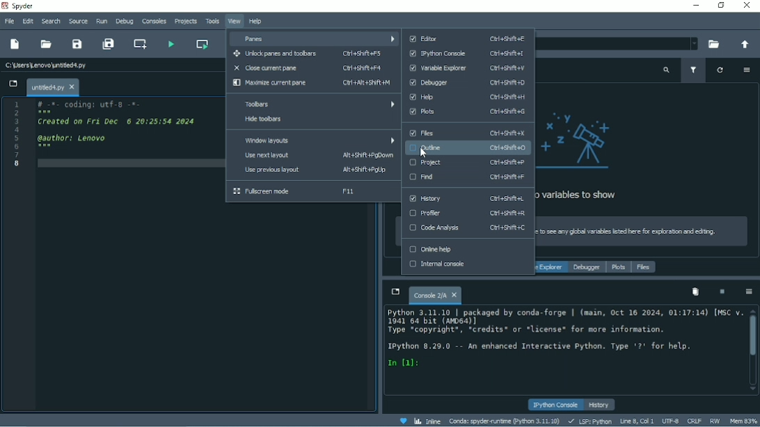 This screenshot has width=760, height=427. What do you see at coordinates (600, 405) in the screenshot?
I see `History` at bounding box center [600, 405].